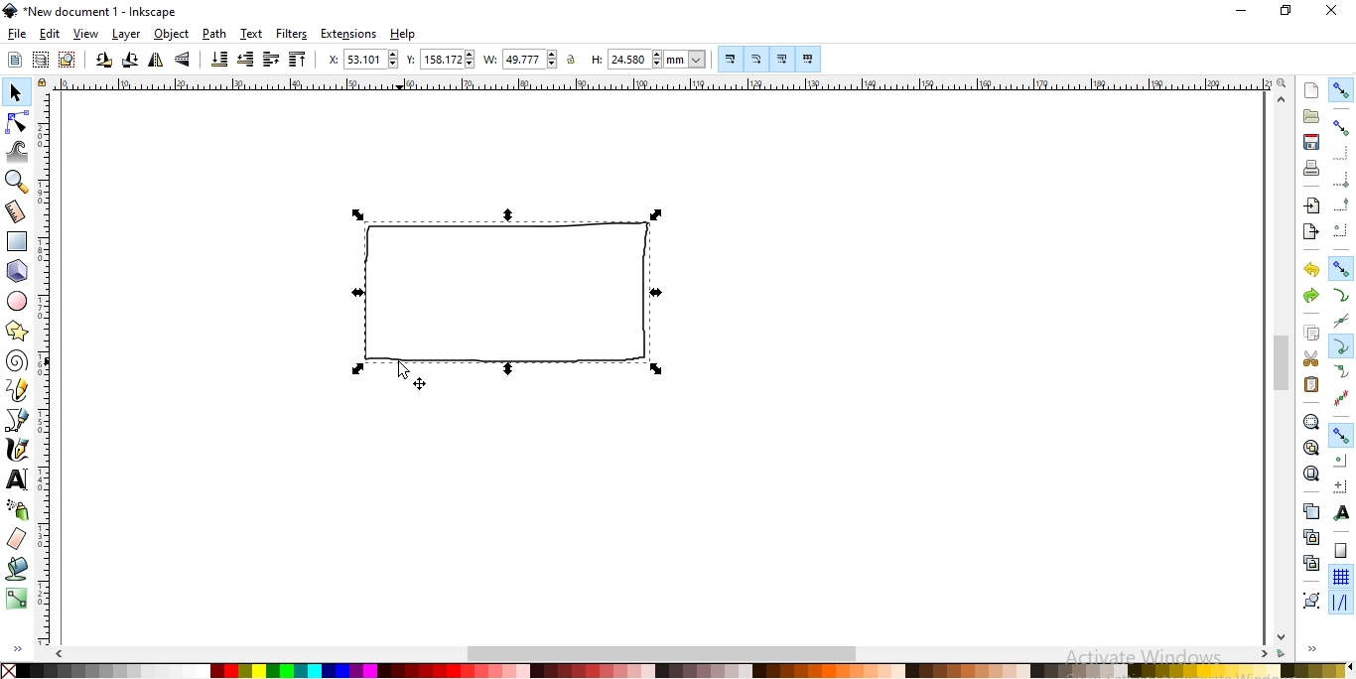 This screenshot has width=1356, height=679. What do you see at coordinates (1340, 345) in the screenshot?
I see `snap cusp nodes` at bounding box center [1340, 345].